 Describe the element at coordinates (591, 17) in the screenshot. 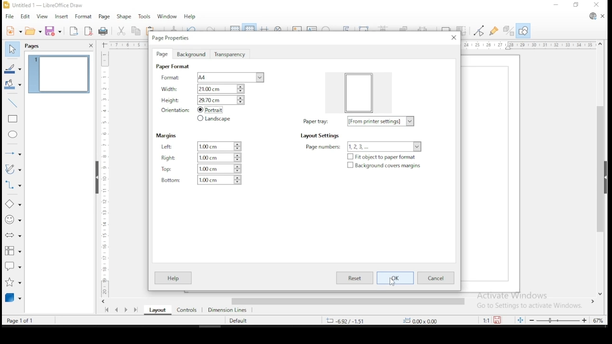

I see `libreoffice update` at that location.